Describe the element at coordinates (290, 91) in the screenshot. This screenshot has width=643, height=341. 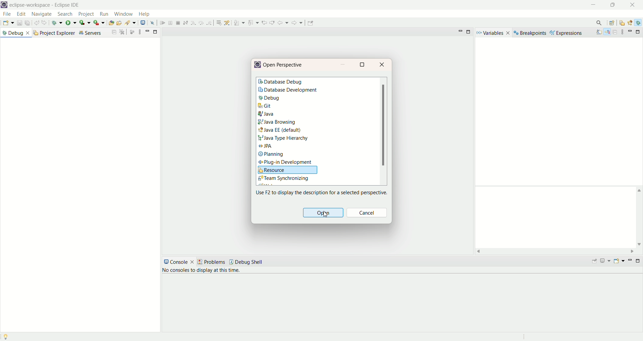
I see `database development` at that location.